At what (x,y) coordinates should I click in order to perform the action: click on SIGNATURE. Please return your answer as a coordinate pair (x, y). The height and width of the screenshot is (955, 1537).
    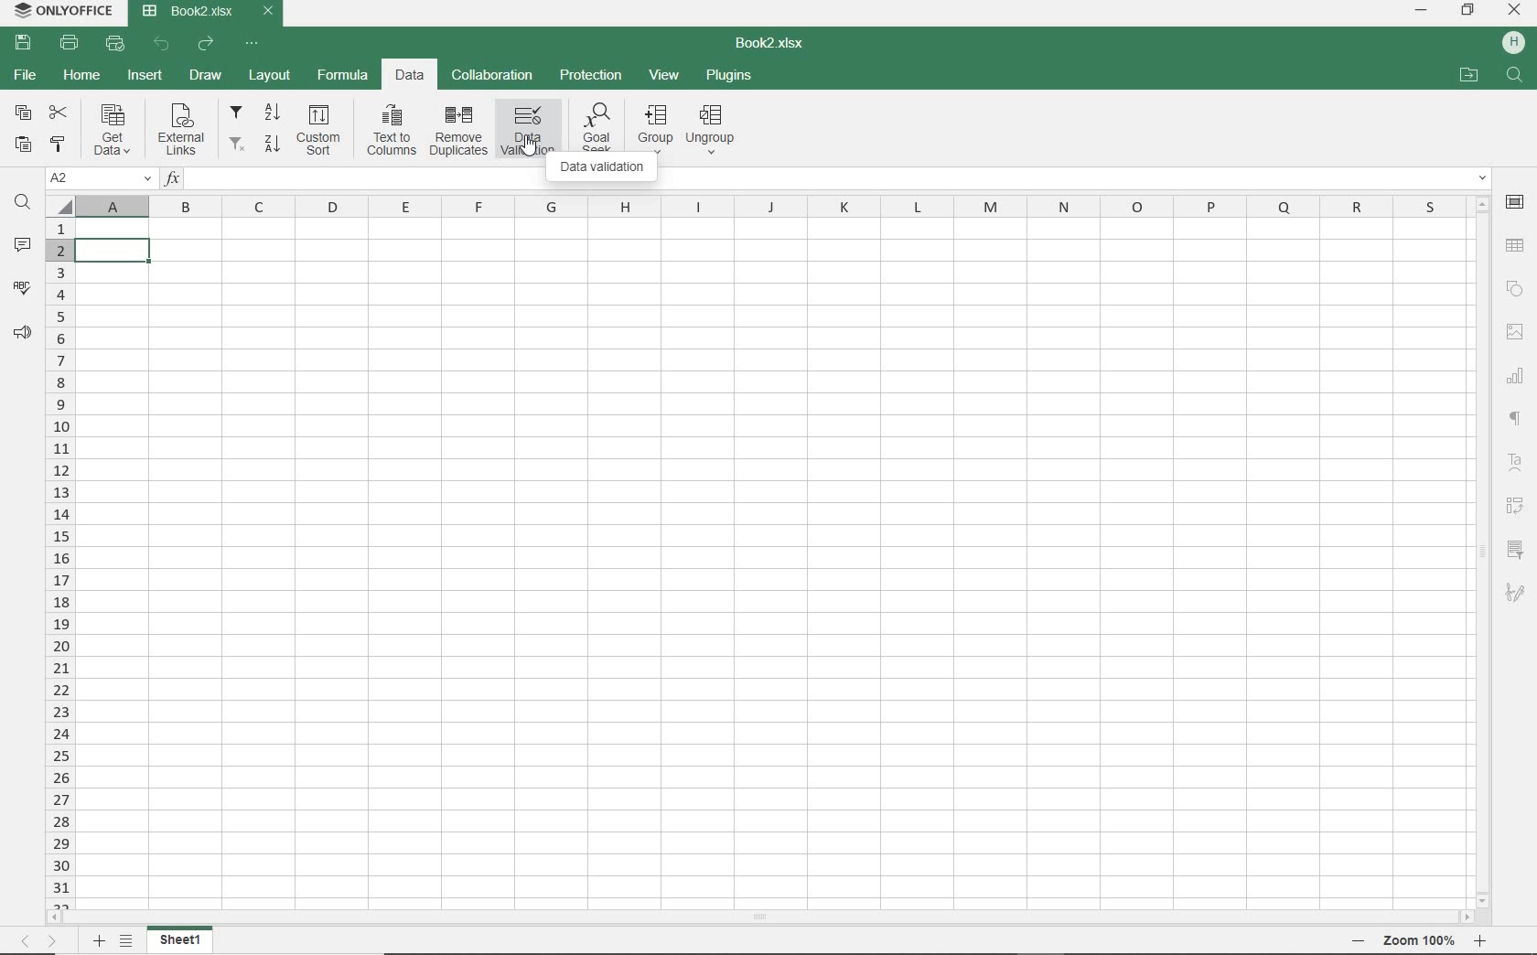
    Looking at the image, I should click on (1514, 592).